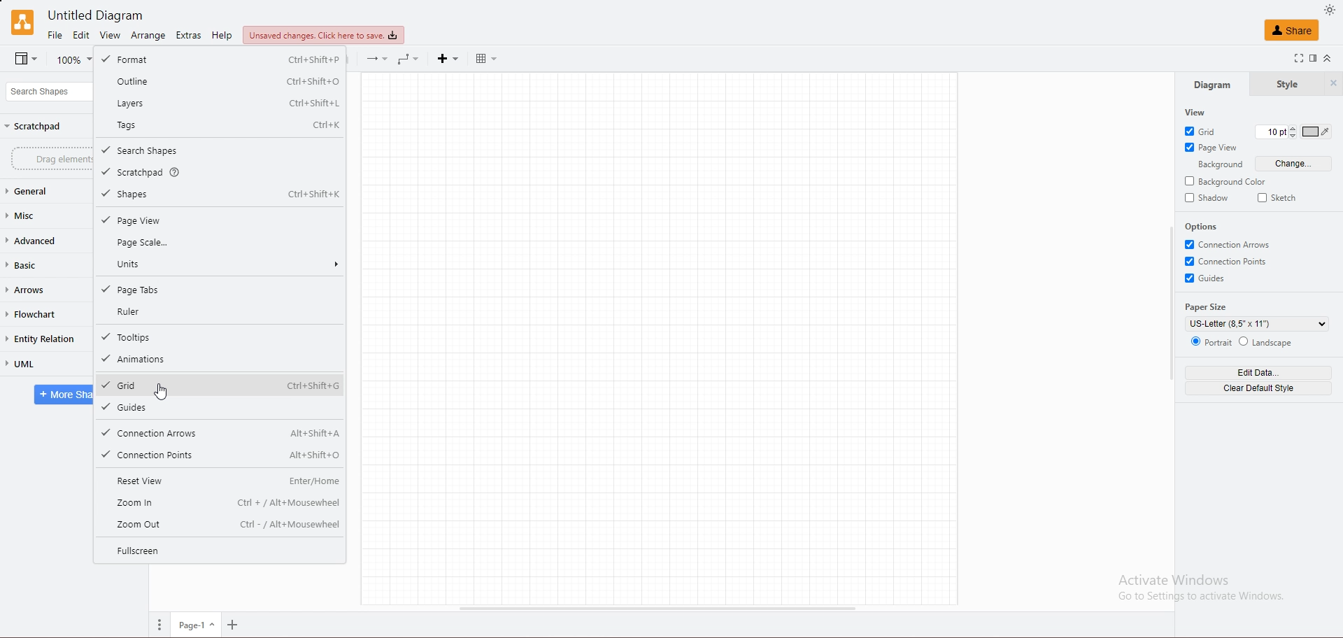  Describe the element at coordinates (220, 384) in the screenshot. I see `grid                    Ctrl+Shift+G` at that location.